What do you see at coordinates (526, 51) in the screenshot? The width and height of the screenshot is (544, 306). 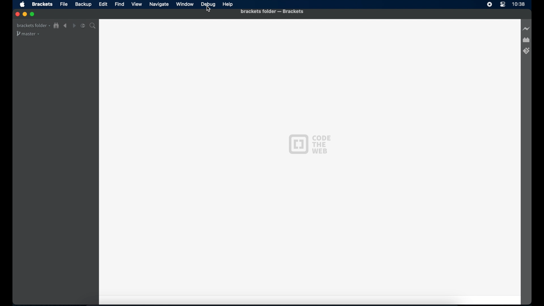 I see `brackets  git extension` at bounding box center [526, 51].